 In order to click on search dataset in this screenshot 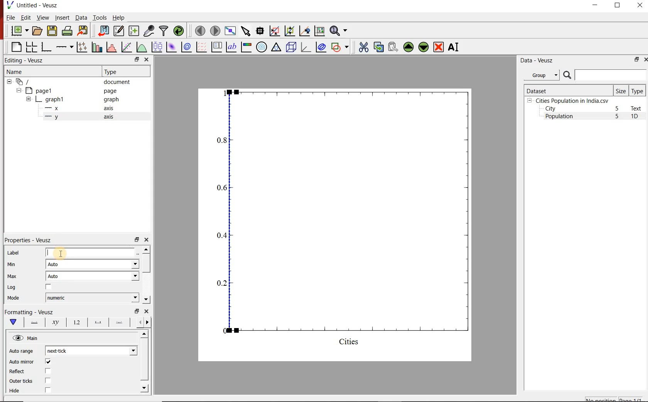, I will do `click(605, 75)`.